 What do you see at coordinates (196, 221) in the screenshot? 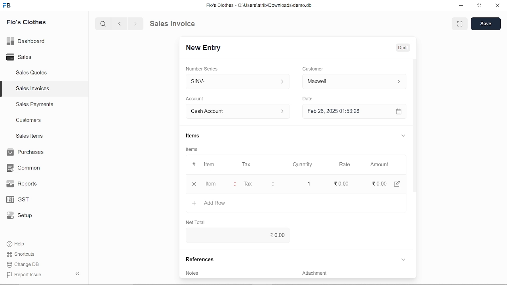
I see `Net Total` at bounding box center [196, 221].